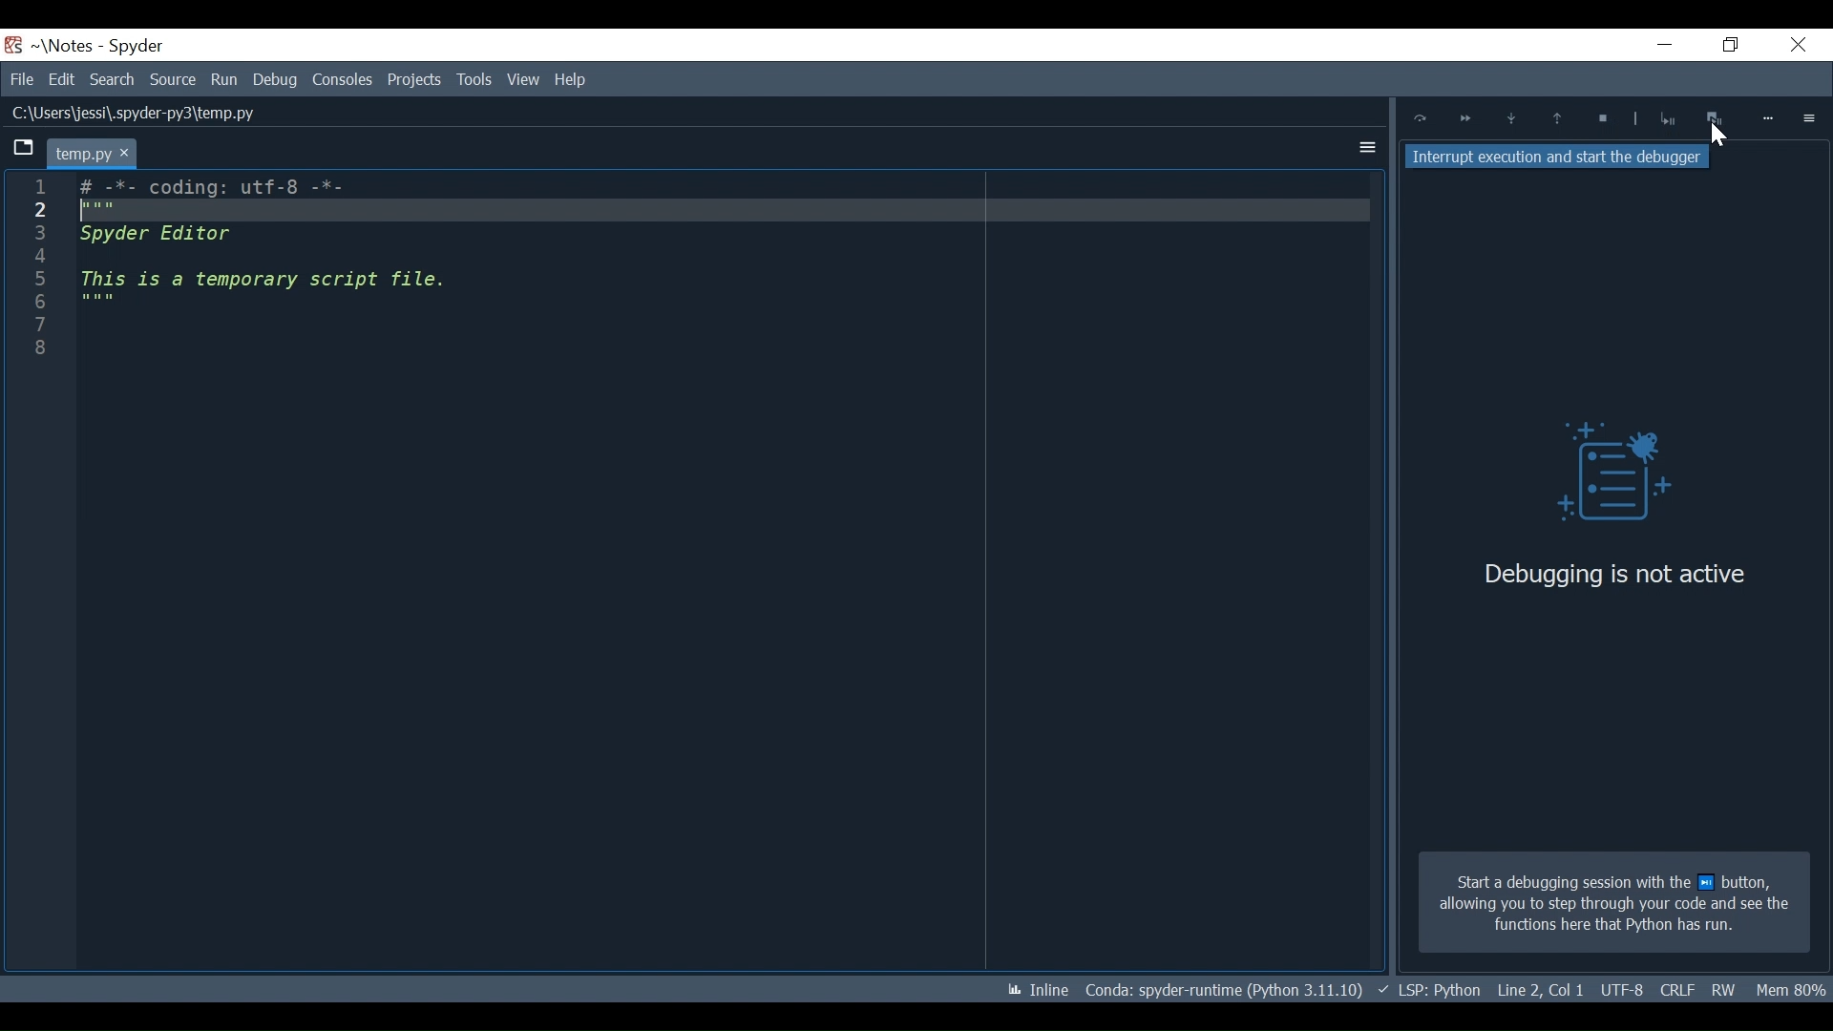 The image size is (1833, 1031). What do you see at coordinates (70, 46) in the screenshot?
I see `Projects Name` at bounding box center [70, 46].